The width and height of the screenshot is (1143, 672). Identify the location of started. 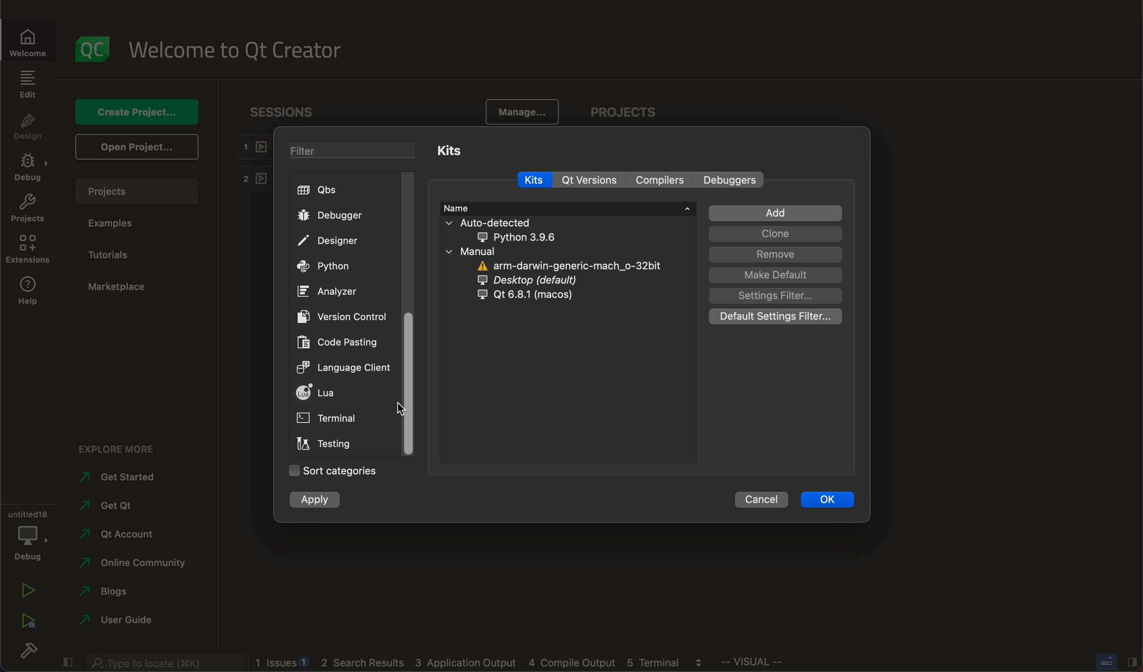
(125, 477).